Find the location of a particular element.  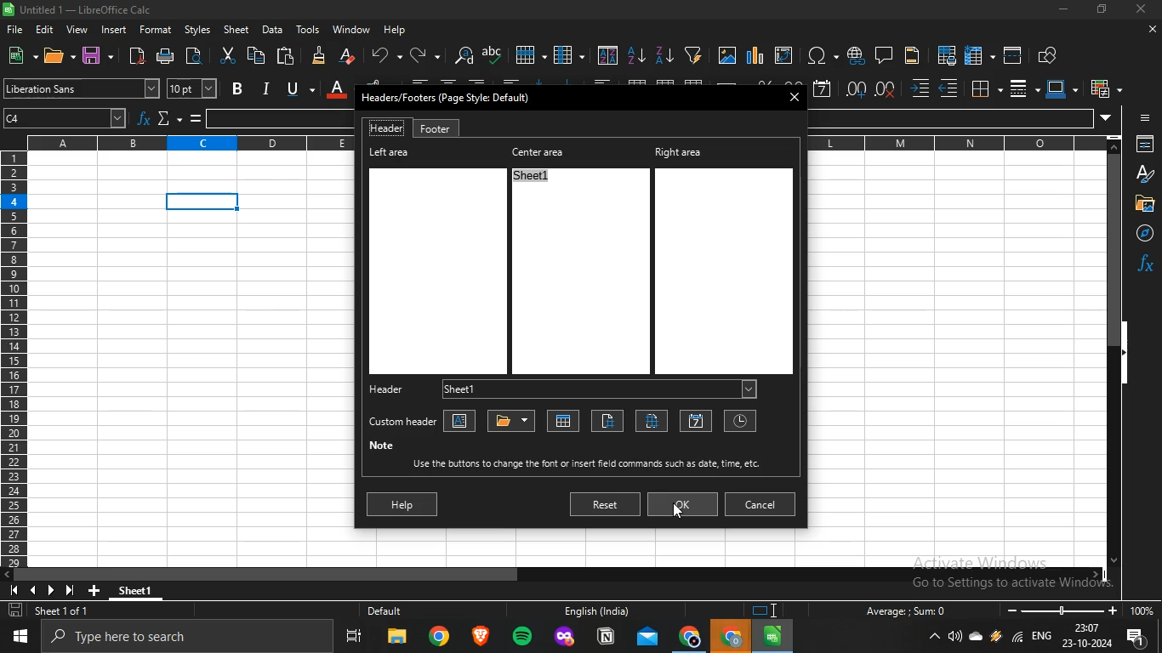

conditional is located at coordinates (1102, 88).